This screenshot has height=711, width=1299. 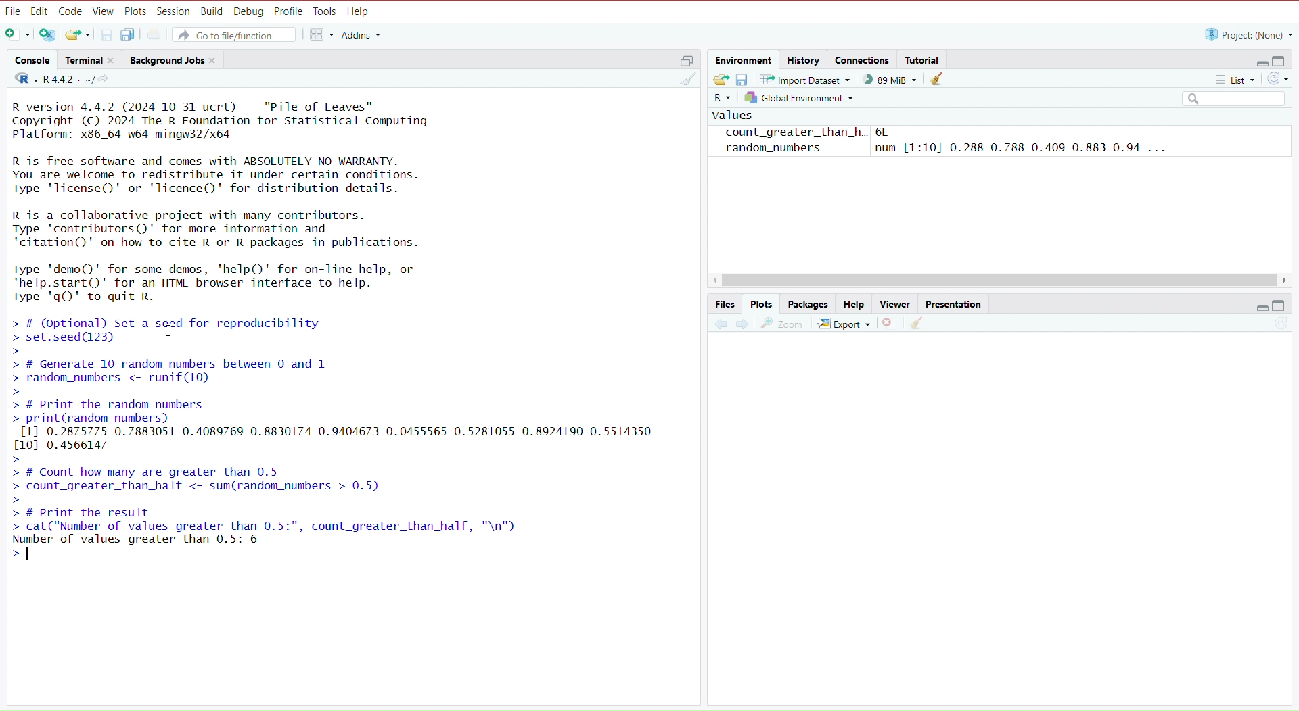 I want to click on Workspace panes, so click(x=320, y=36).